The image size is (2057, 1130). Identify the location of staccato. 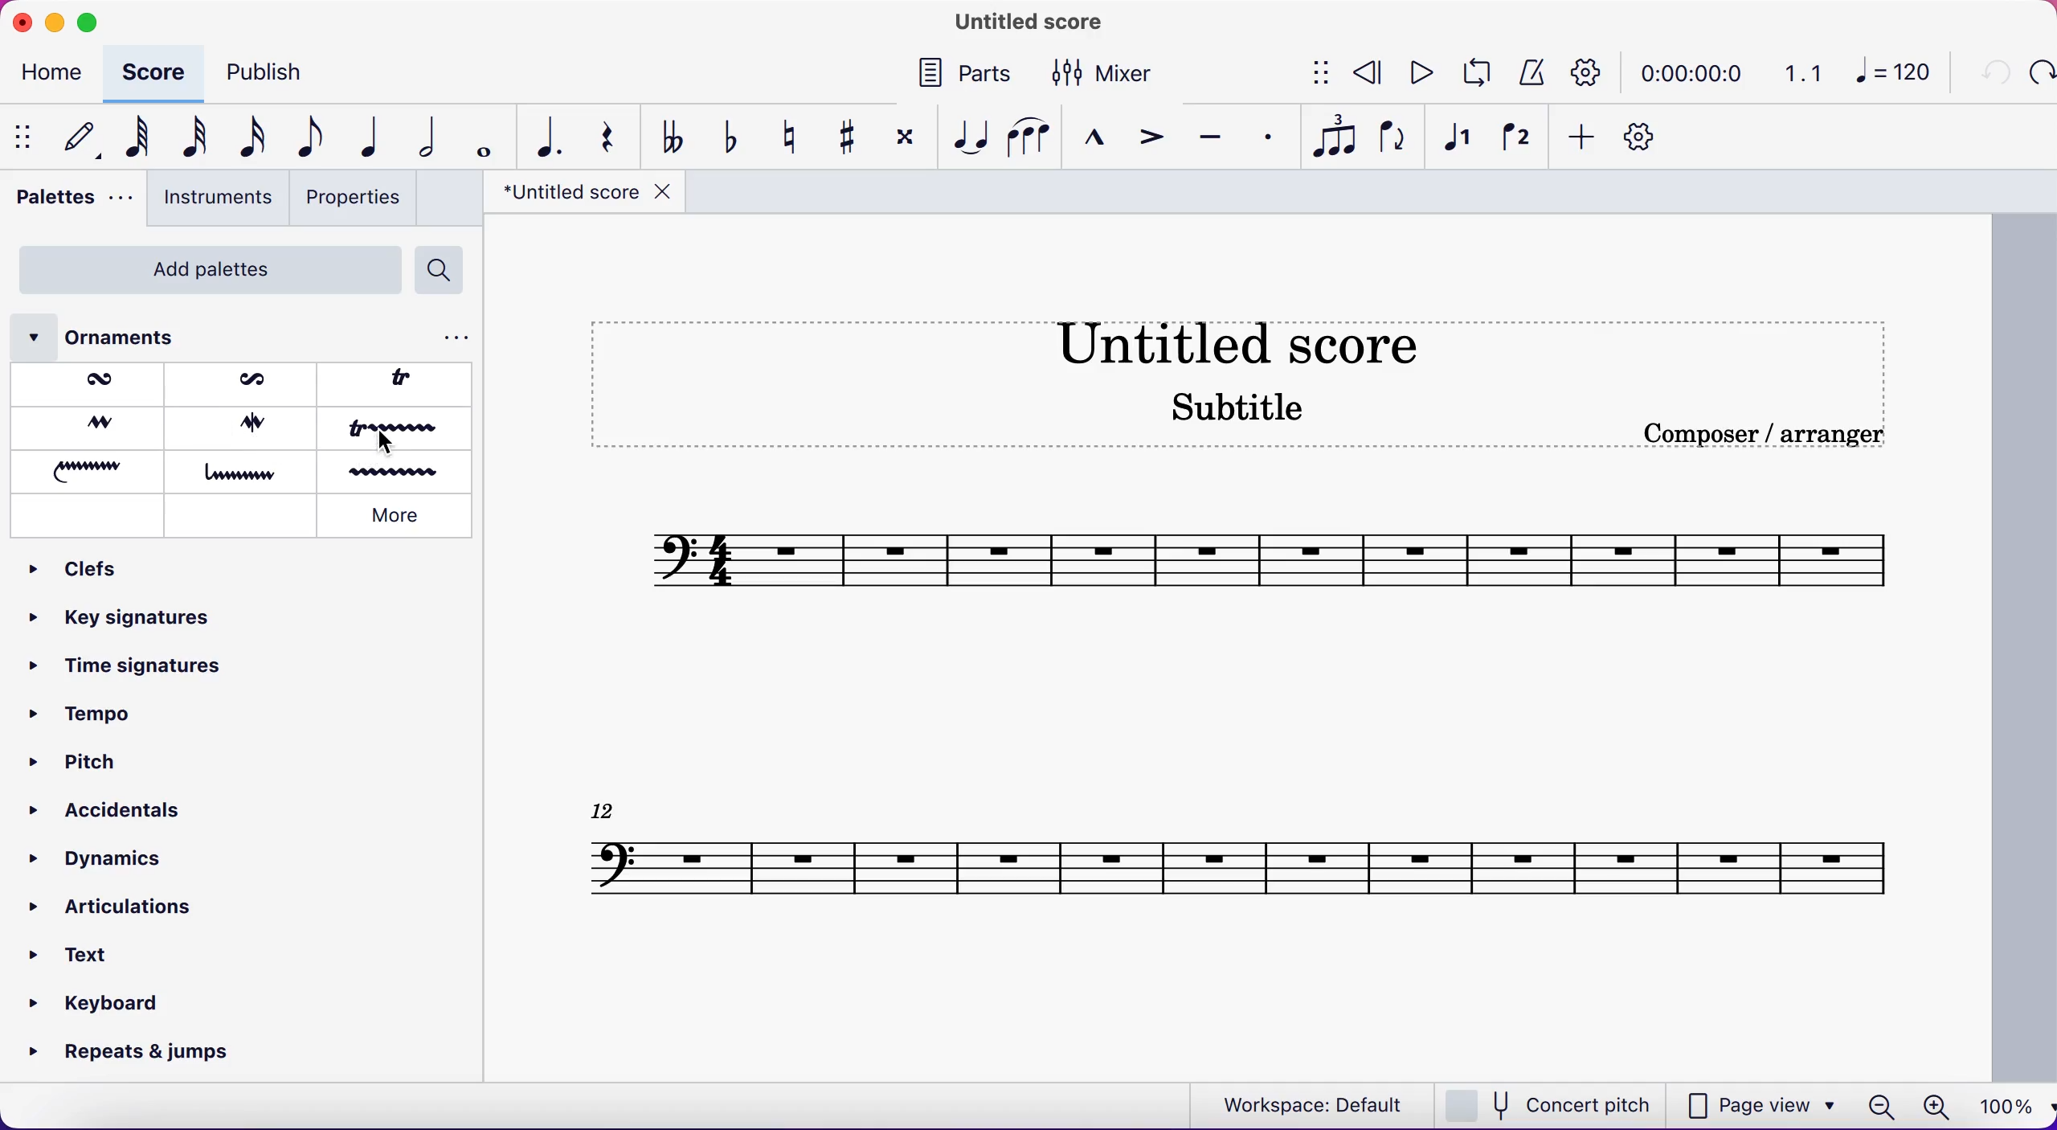
(1264, 136).